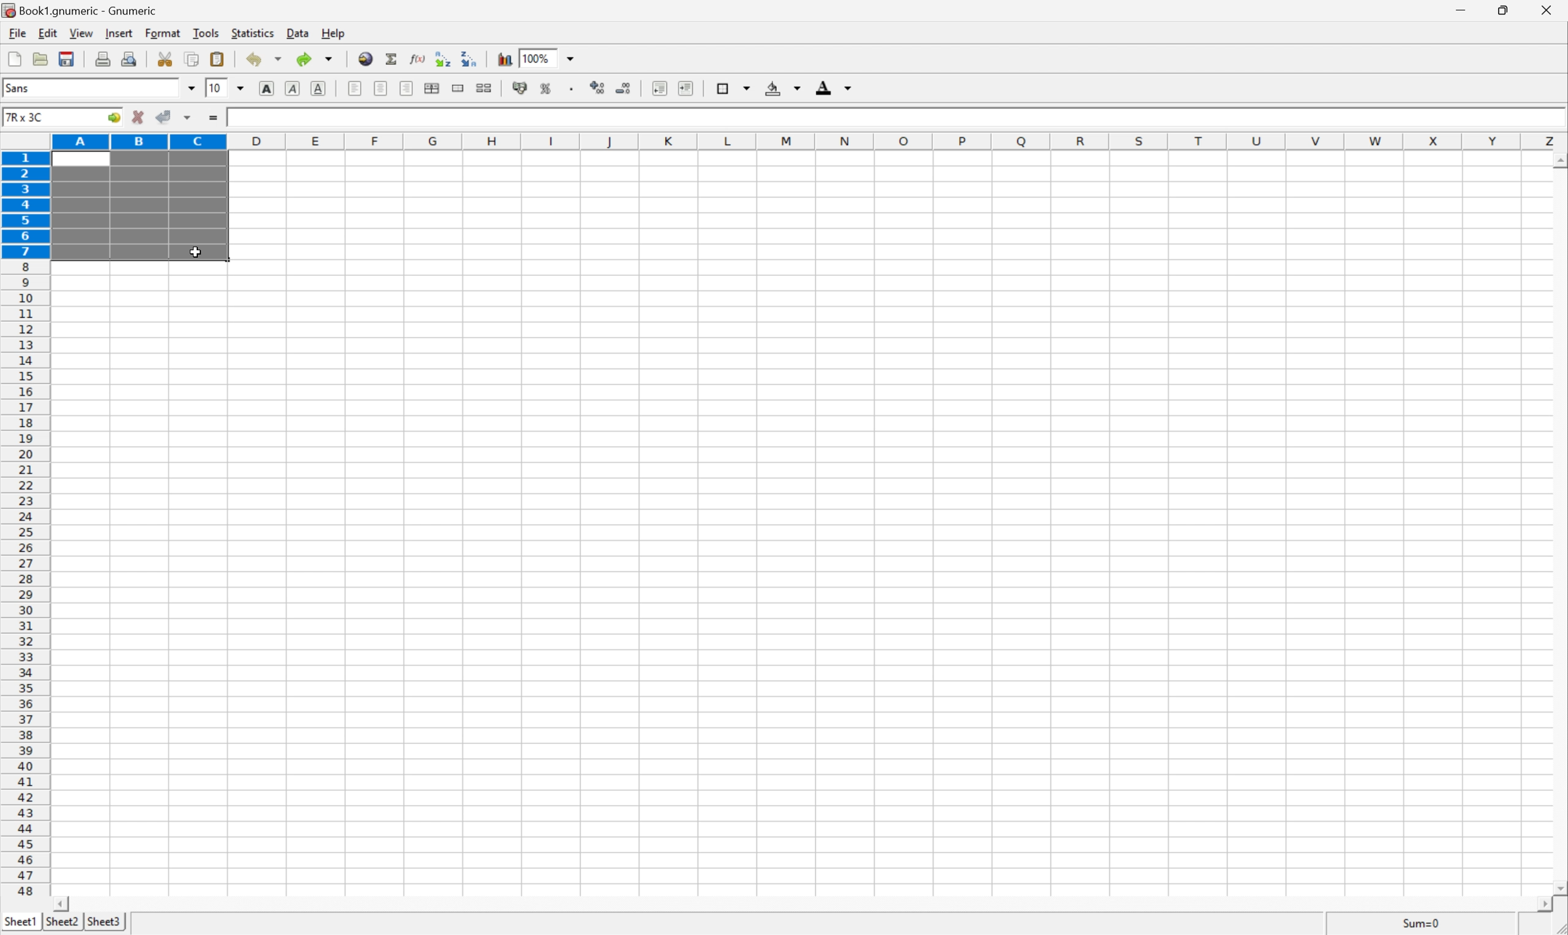 The width and height of the screenshot is (1568, 935). What do you see at coordinates (659, 88) in the screenshot?
I see `decrease indent` at bounding box center [659, 88].